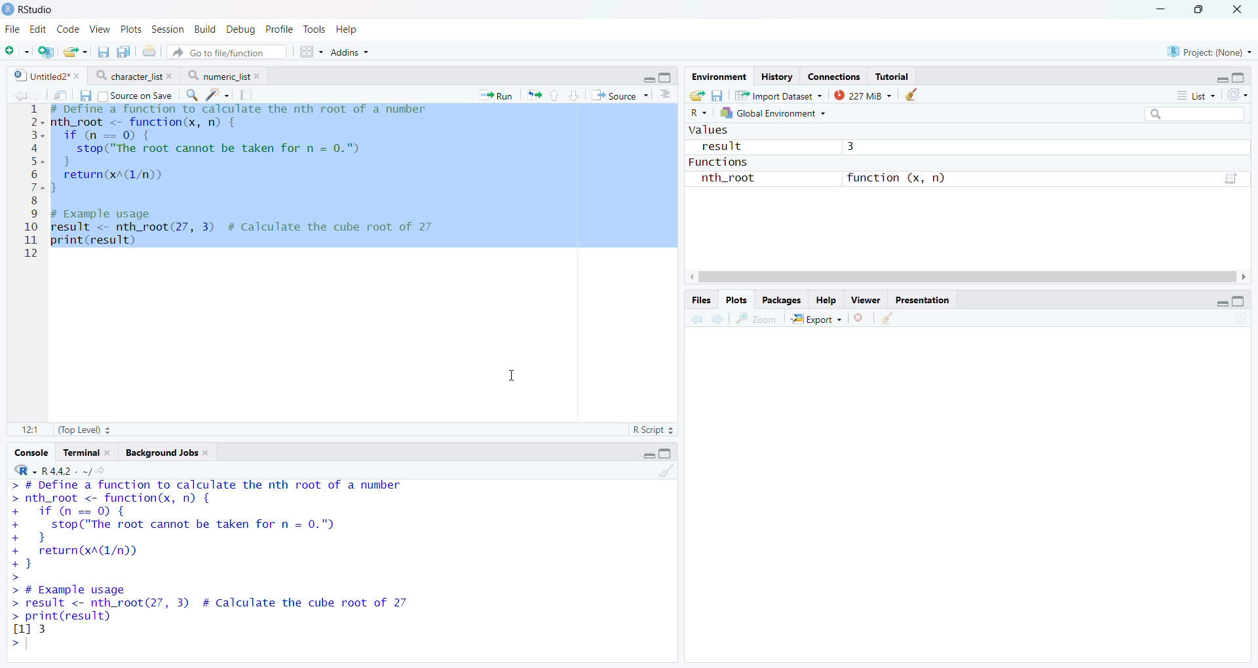 This screenshot has width=1258, height=668. What do you see at coordinates (168, 451) in the screenshot?
I see `Background Jobs` at bounding box center [168, 451].